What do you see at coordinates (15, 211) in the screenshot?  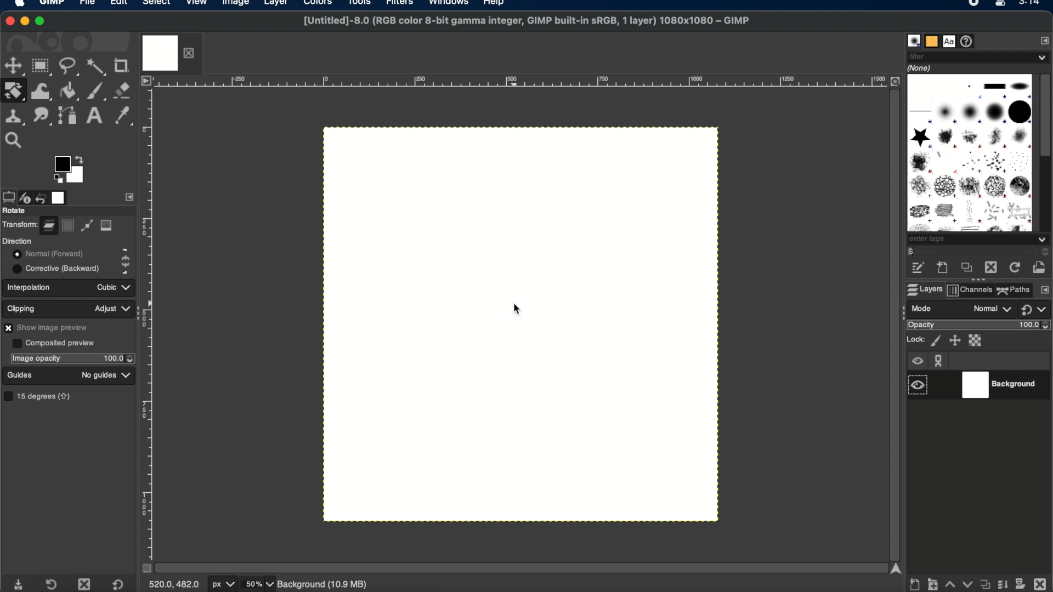 I see `rotate` at bounding box center [15, 211].